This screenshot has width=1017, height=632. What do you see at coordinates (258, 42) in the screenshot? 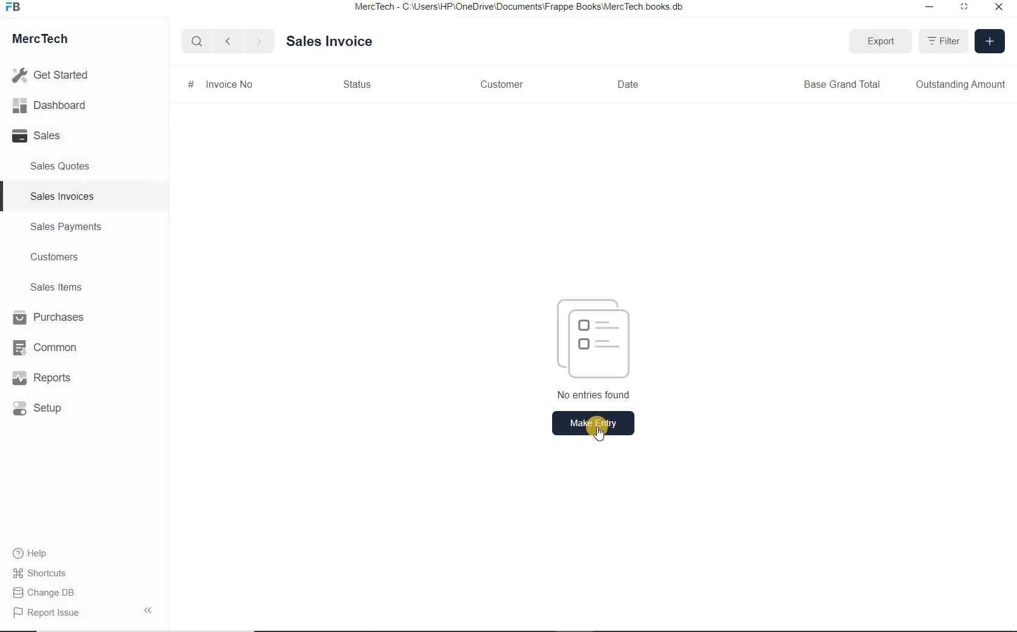
I see `Go forward` at bounding box center [258, 42].